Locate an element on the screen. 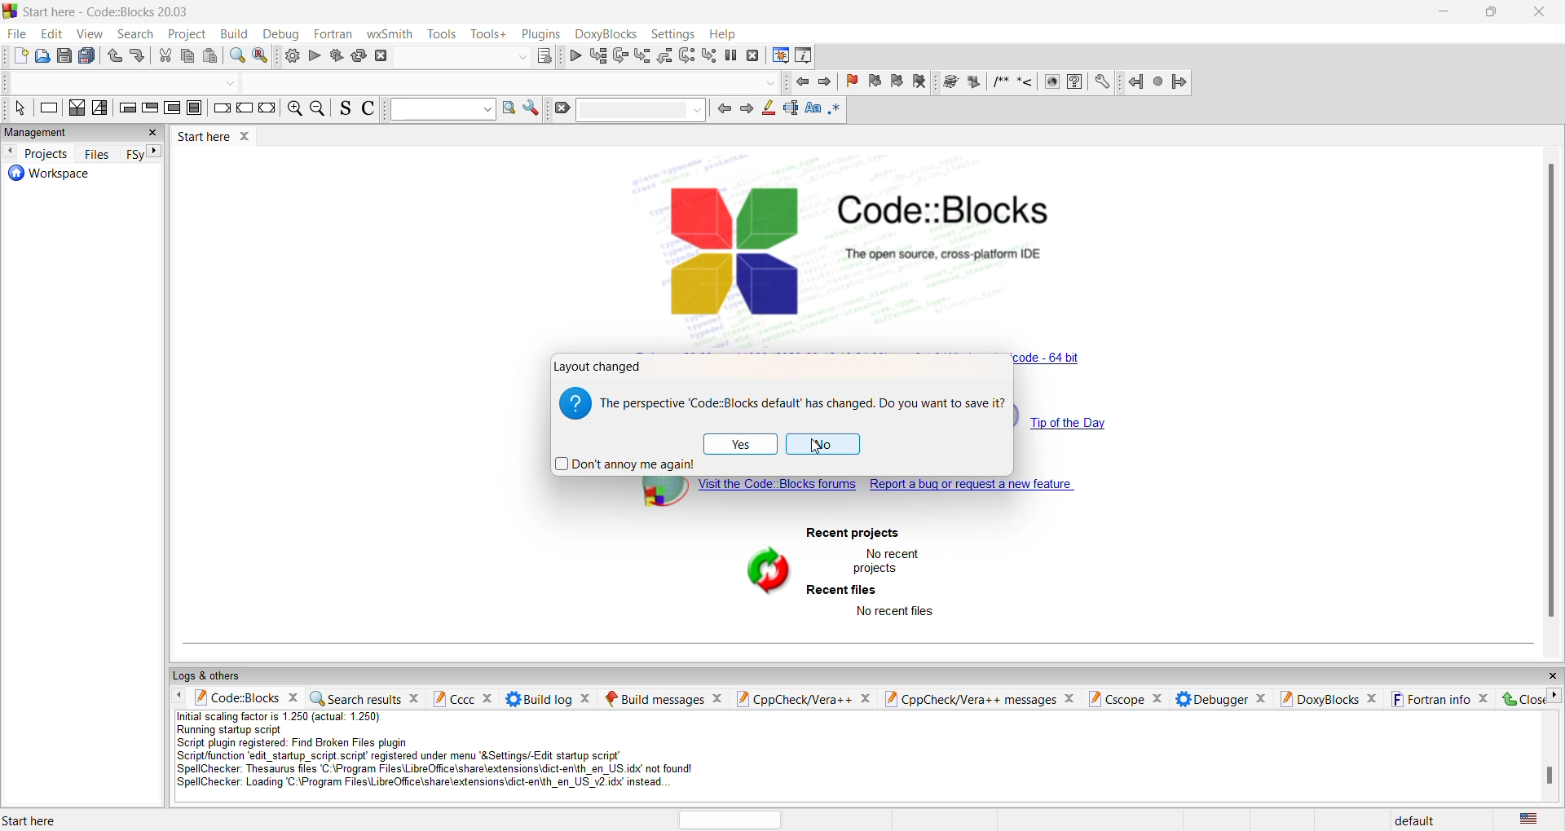 The height and width of the screenshot is (831, 1565). resize is located at coordinates (1493, 12).